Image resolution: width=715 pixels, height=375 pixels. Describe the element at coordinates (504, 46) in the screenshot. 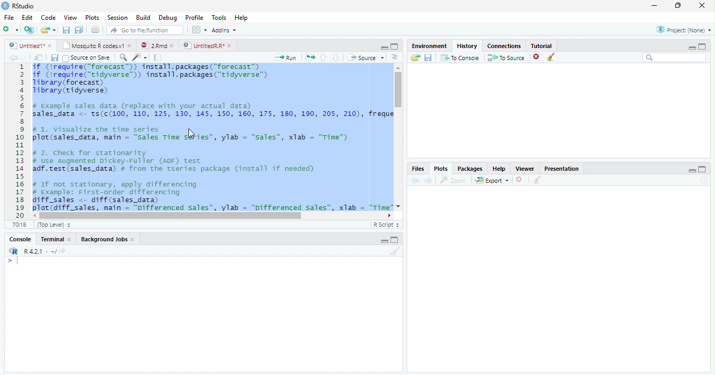

I see `Connections` at that location.